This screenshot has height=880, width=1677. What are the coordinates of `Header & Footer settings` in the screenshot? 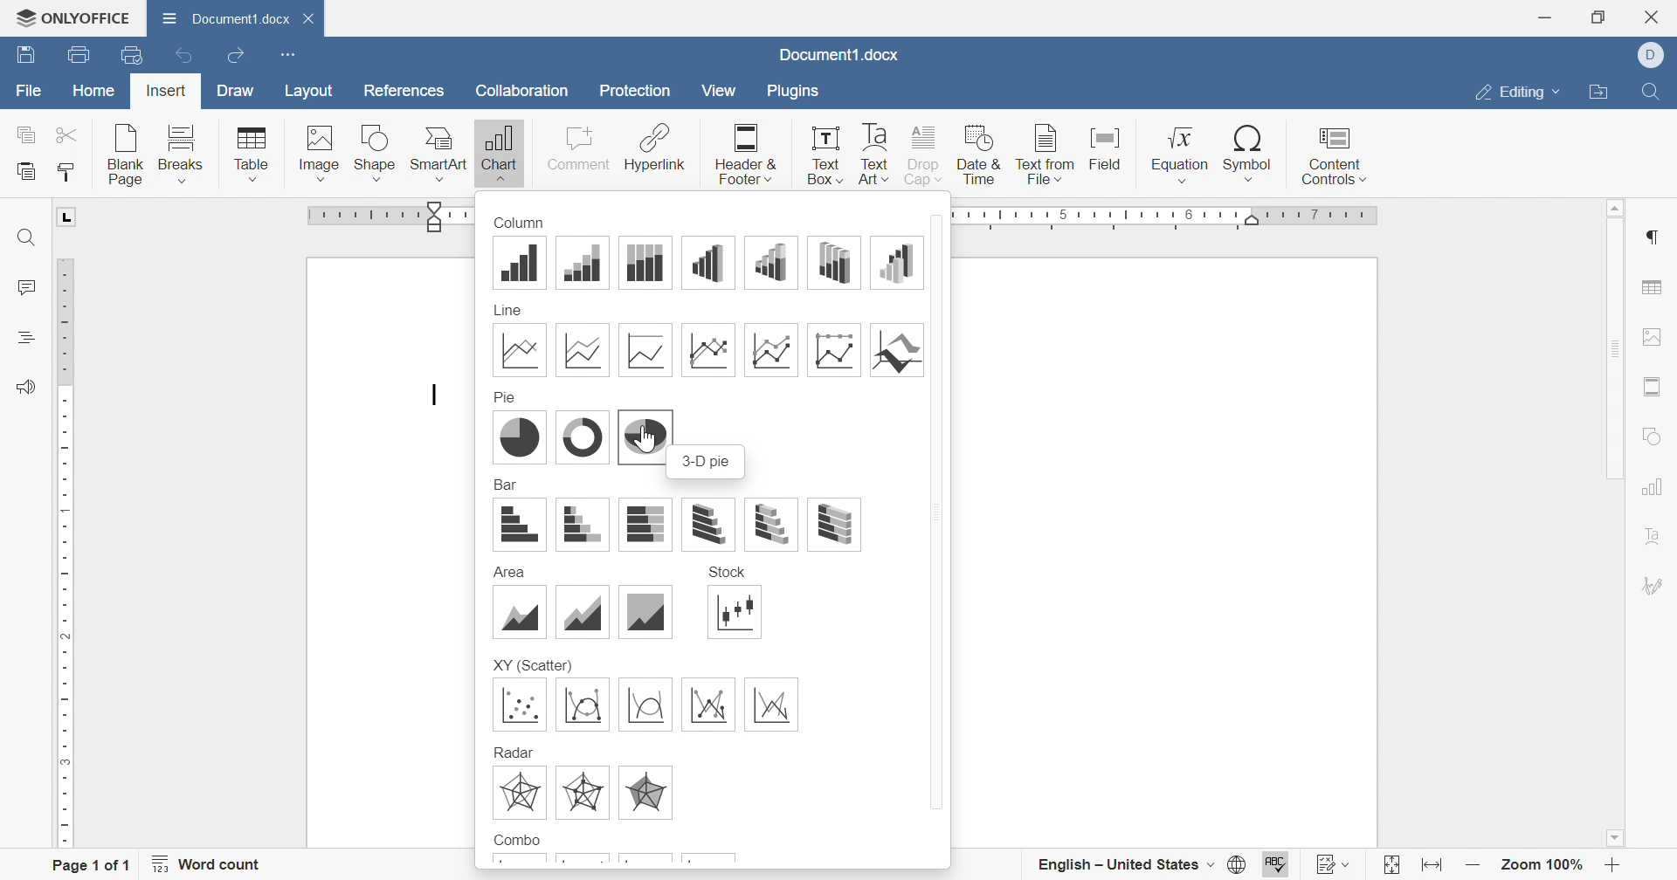 It's located at (1657, 386).